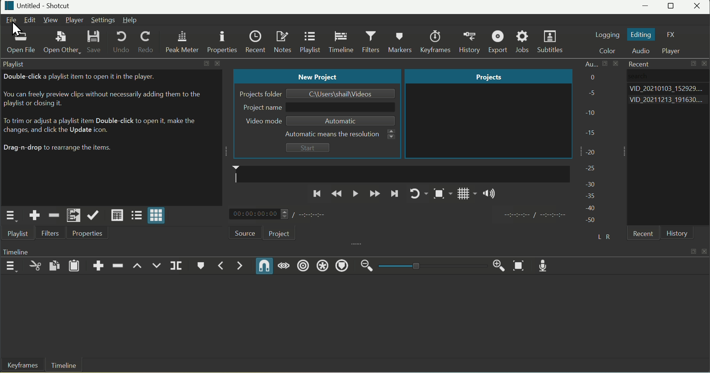  Describe the element at coordinates (27, 250) in the screenshot. I see `Timeline` at that location.